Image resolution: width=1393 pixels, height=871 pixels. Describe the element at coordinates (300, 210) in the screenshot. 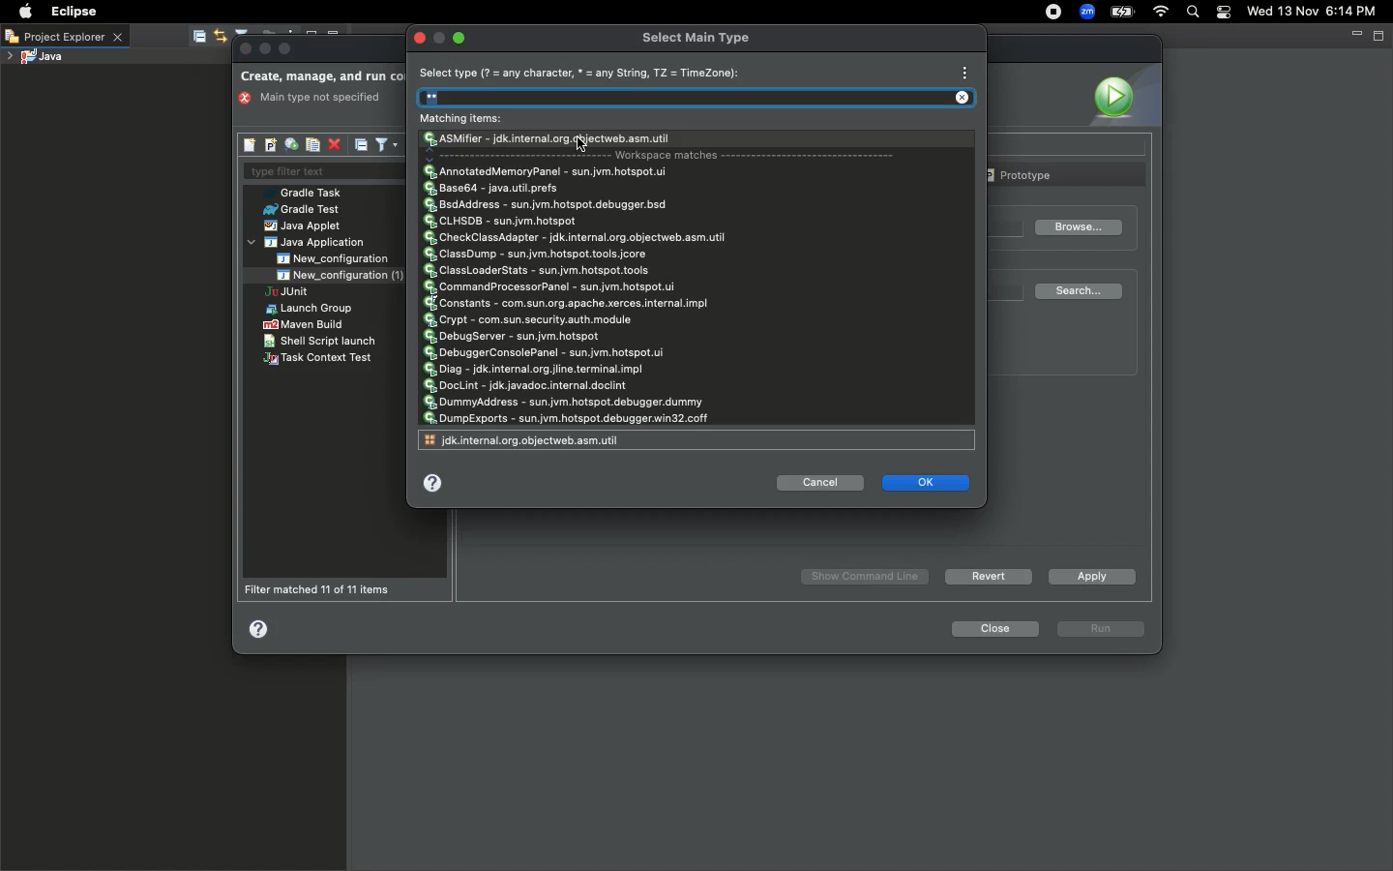

I see `Grade test` at that location.